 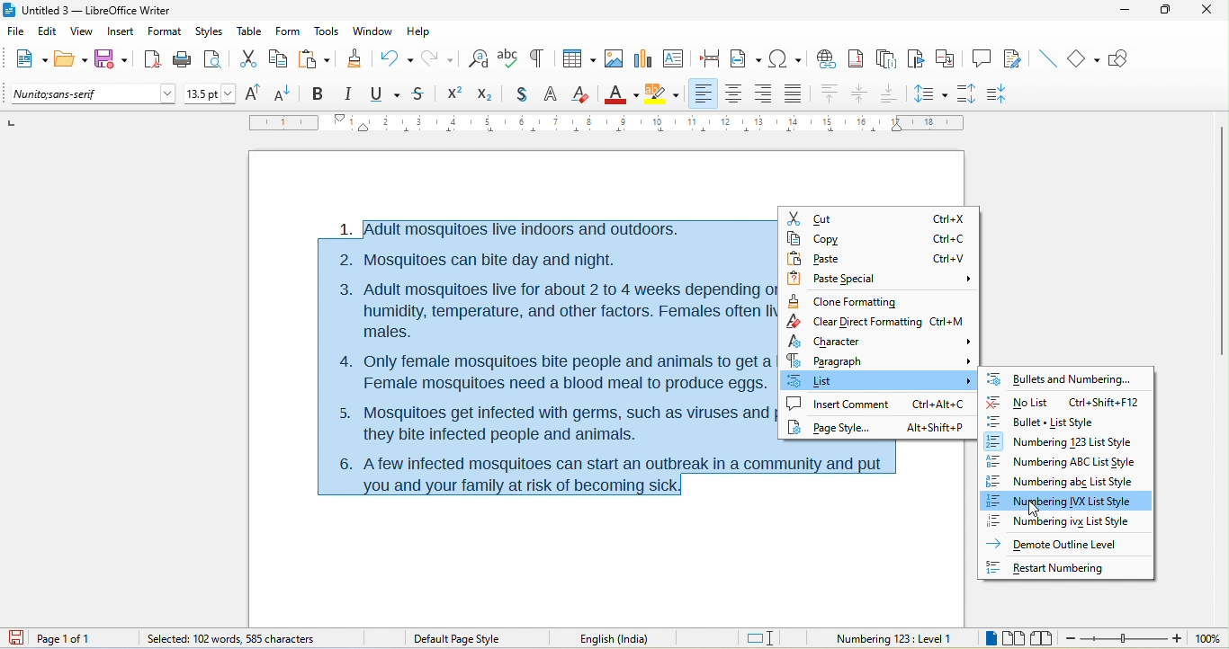 I want to click on print preview, so click(x=217, y=58).